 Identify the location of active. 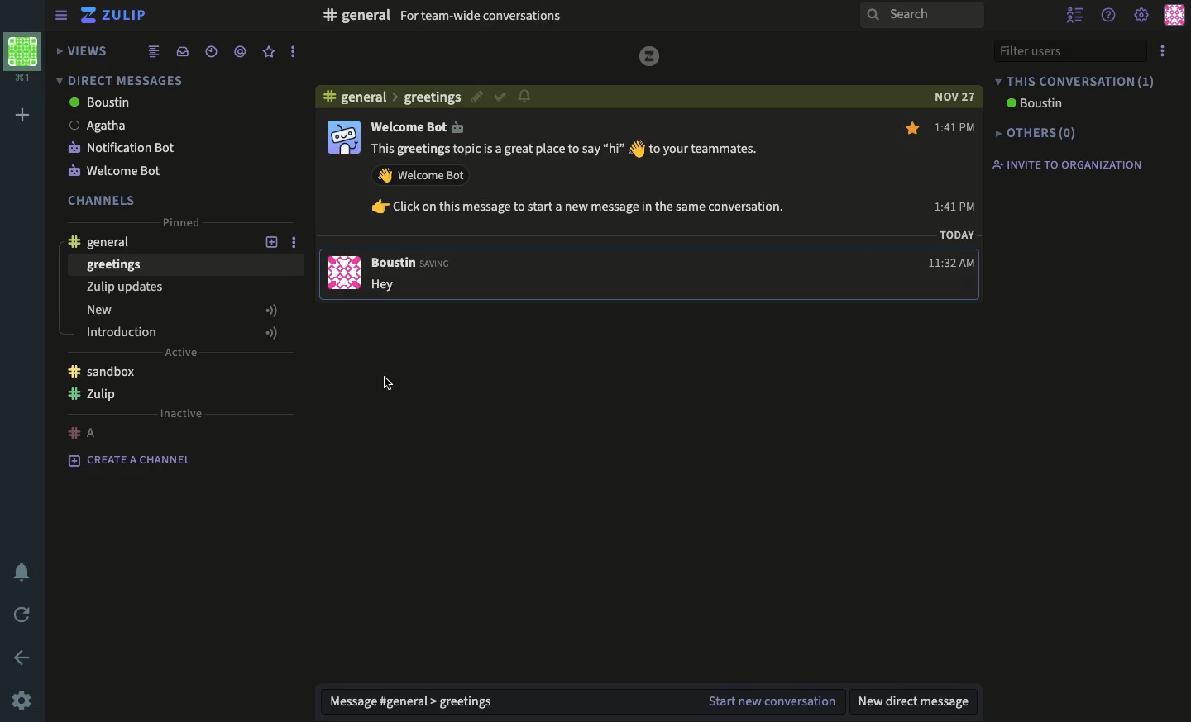
(180, 354).